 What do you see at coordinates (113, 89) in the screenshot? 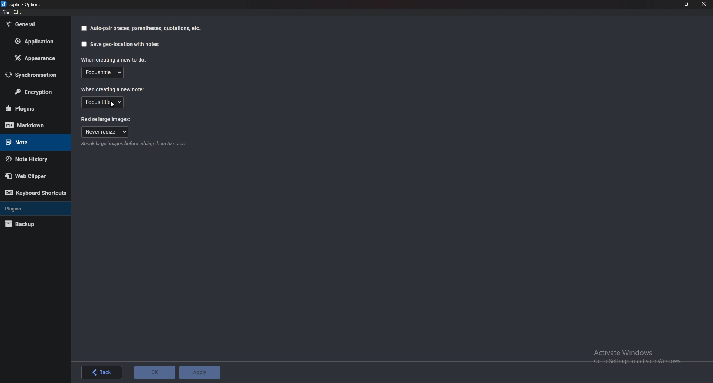
I see `When creating a new note` at bounding box center [113, 89].